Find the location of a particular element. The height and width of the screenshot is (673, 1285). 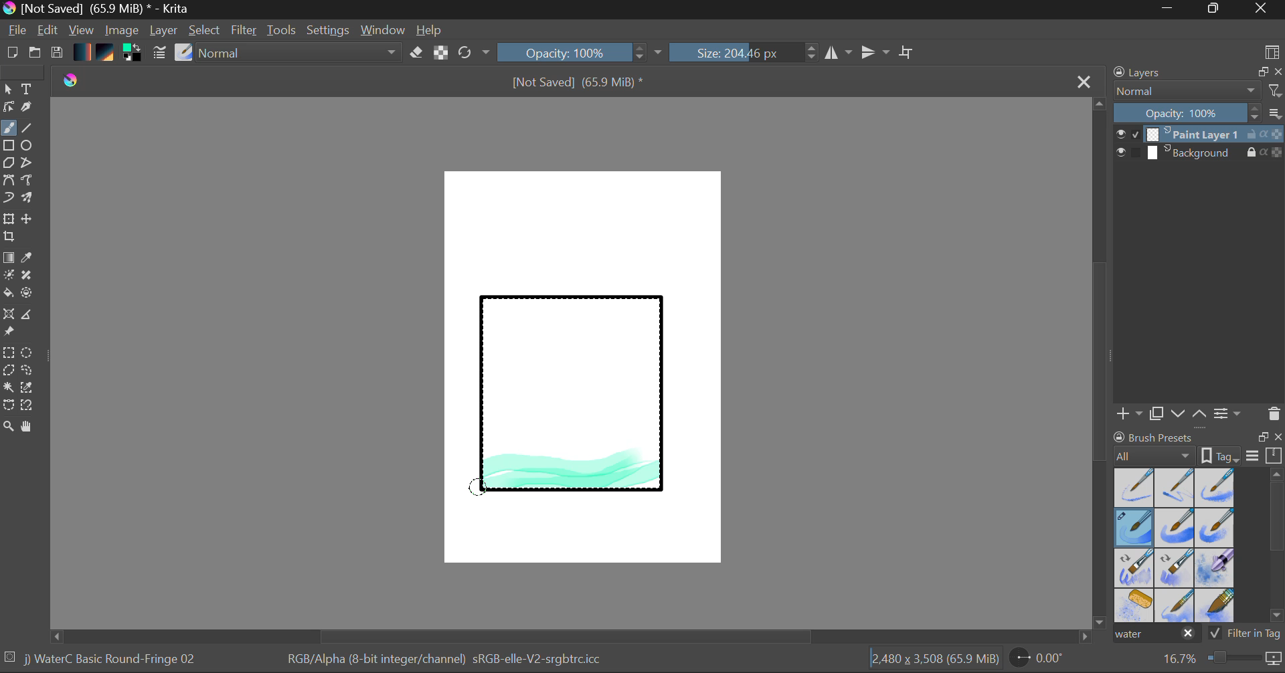

Add Layer is located at coordinates (1129, 413).